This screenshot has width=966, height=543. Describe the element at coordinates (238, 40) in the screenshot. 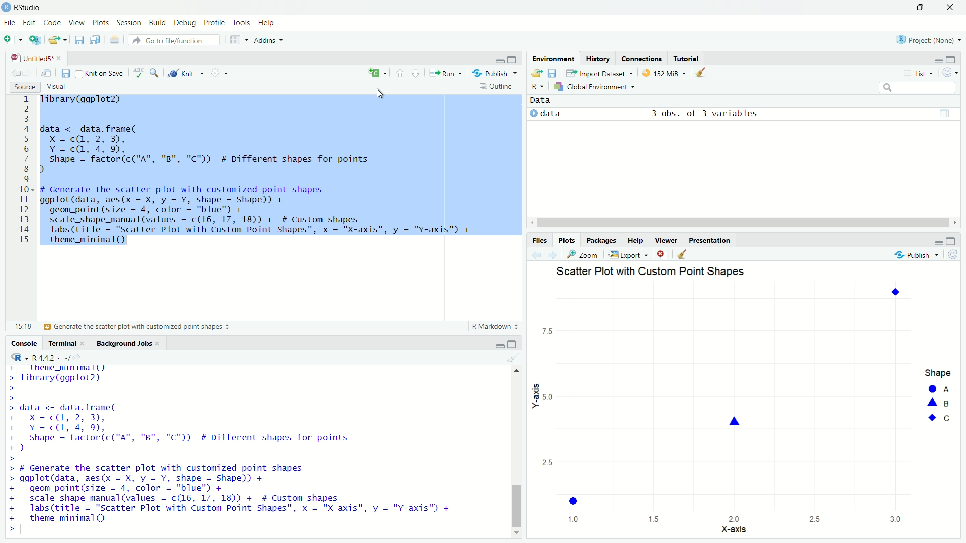

I see `Workspace panes` at that location.